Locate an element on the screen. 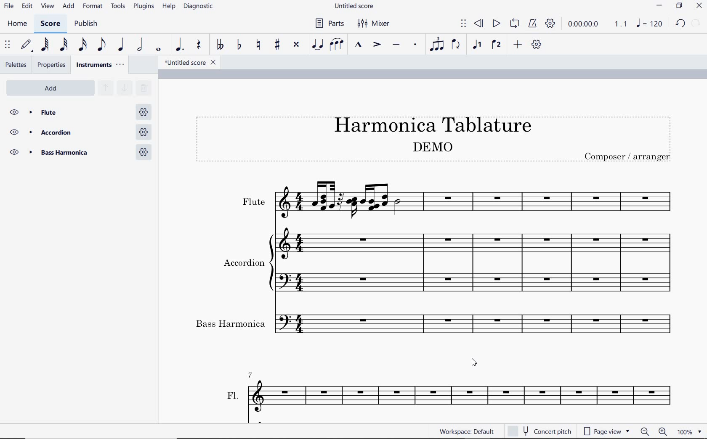 The image size is (707, 439). eighth note is located at coordinates (100, 45).